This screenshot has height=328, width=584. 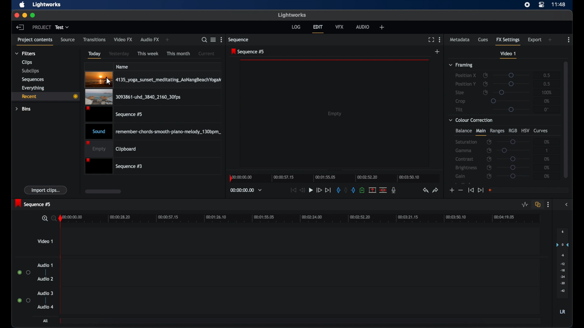 What do you see at coordinates (36, 41) in the screenshot?
I see `project contents` at bounding box center [36, 41].